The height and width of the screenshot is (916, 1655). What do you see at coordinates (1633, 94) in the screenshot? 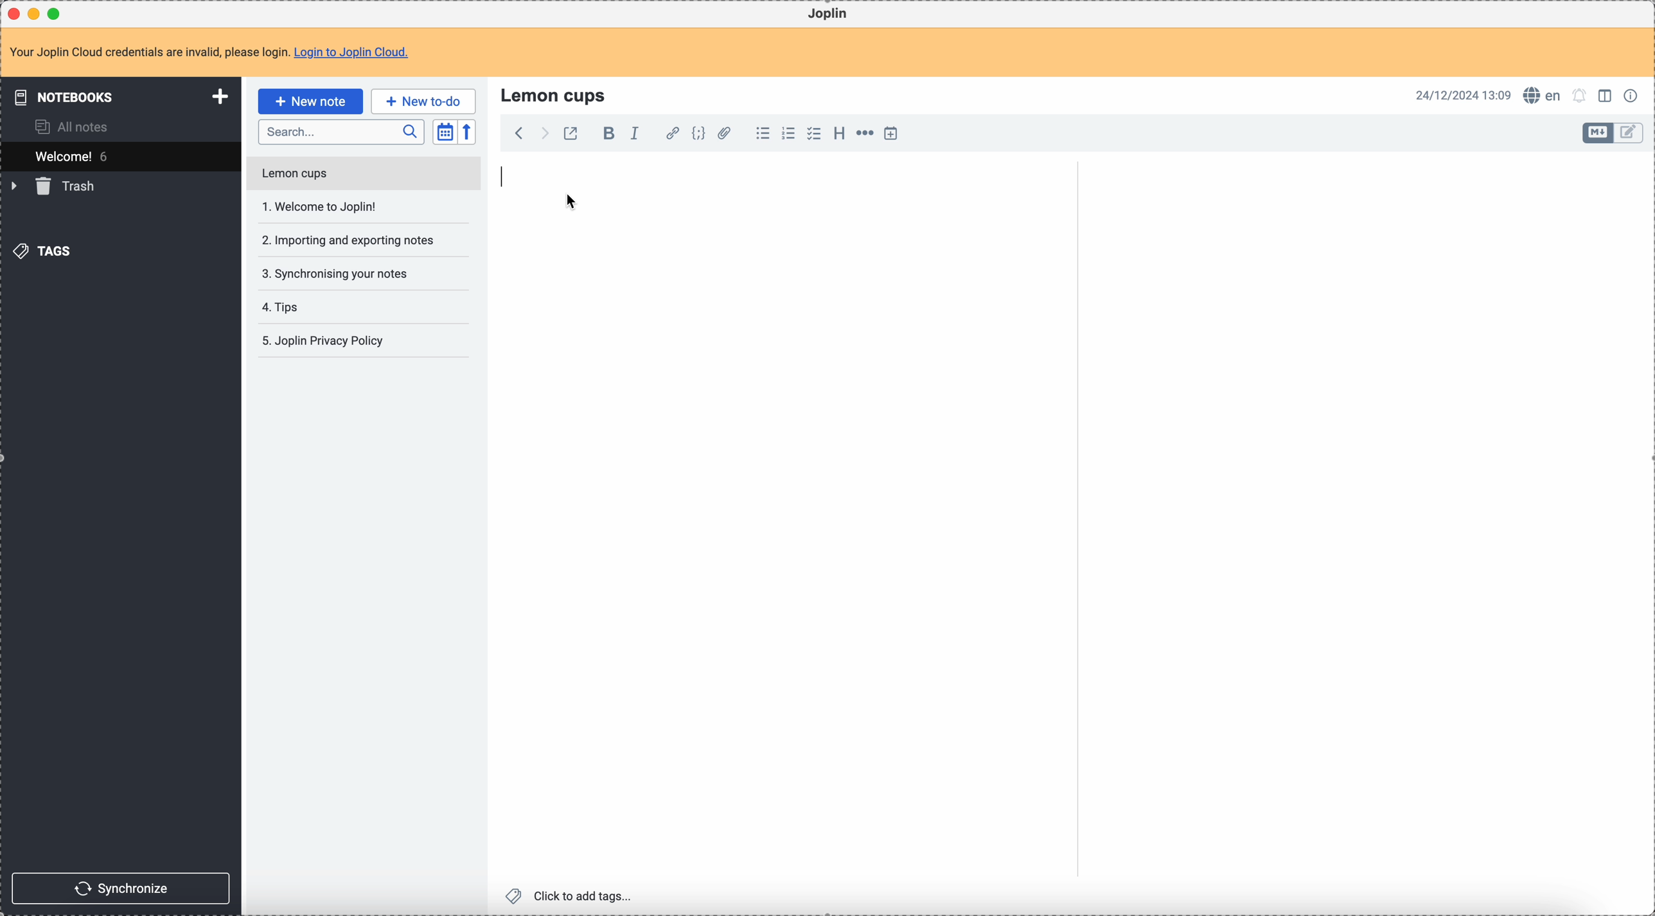
I see `note properties` at bounding box center [1633, 94].